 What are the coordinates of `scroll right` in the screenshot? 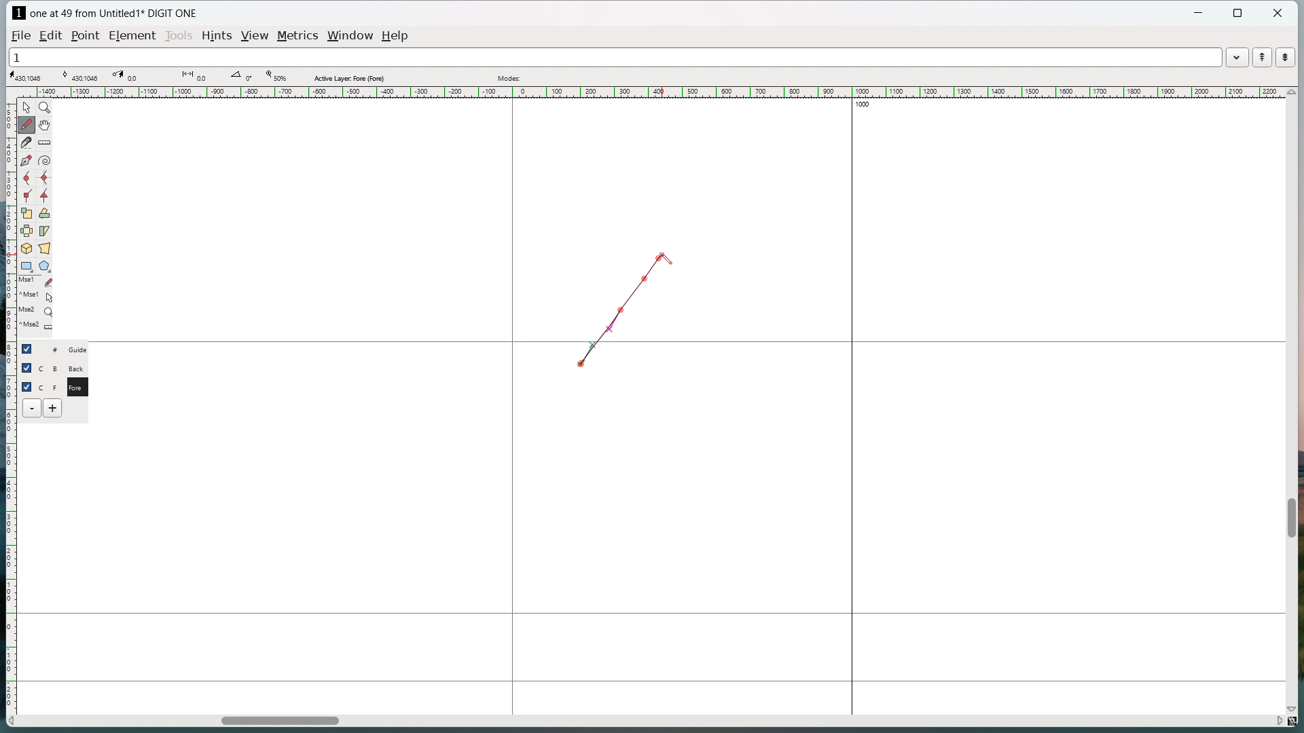 It's located at (1278, 719).